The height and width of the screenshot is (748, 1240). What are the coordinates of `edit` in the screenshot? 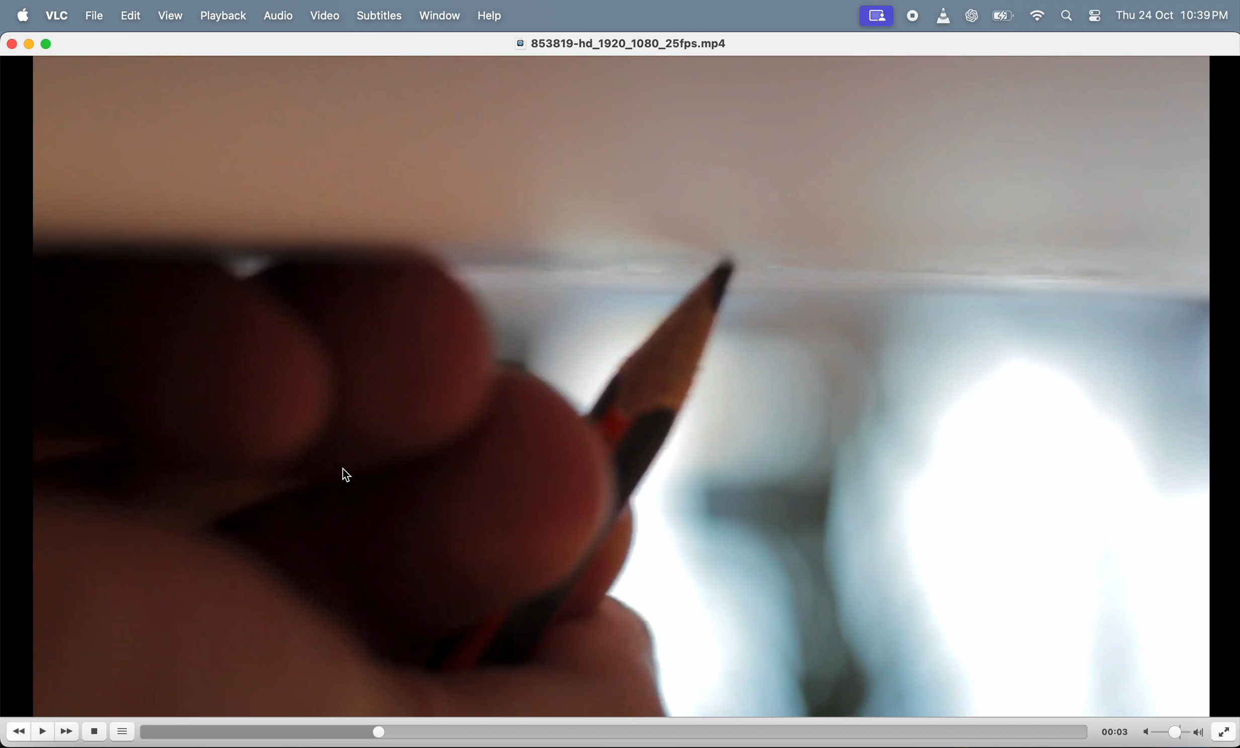 It's located at (135, 16).